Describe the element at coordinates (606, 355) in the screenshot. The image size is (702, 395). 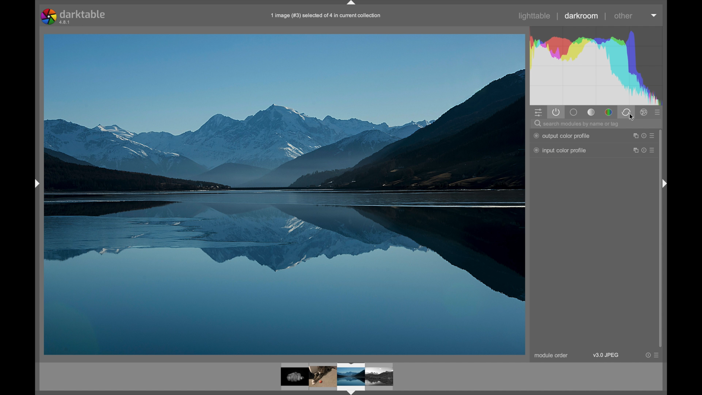
I see `v3.0 jpeg` at that location.